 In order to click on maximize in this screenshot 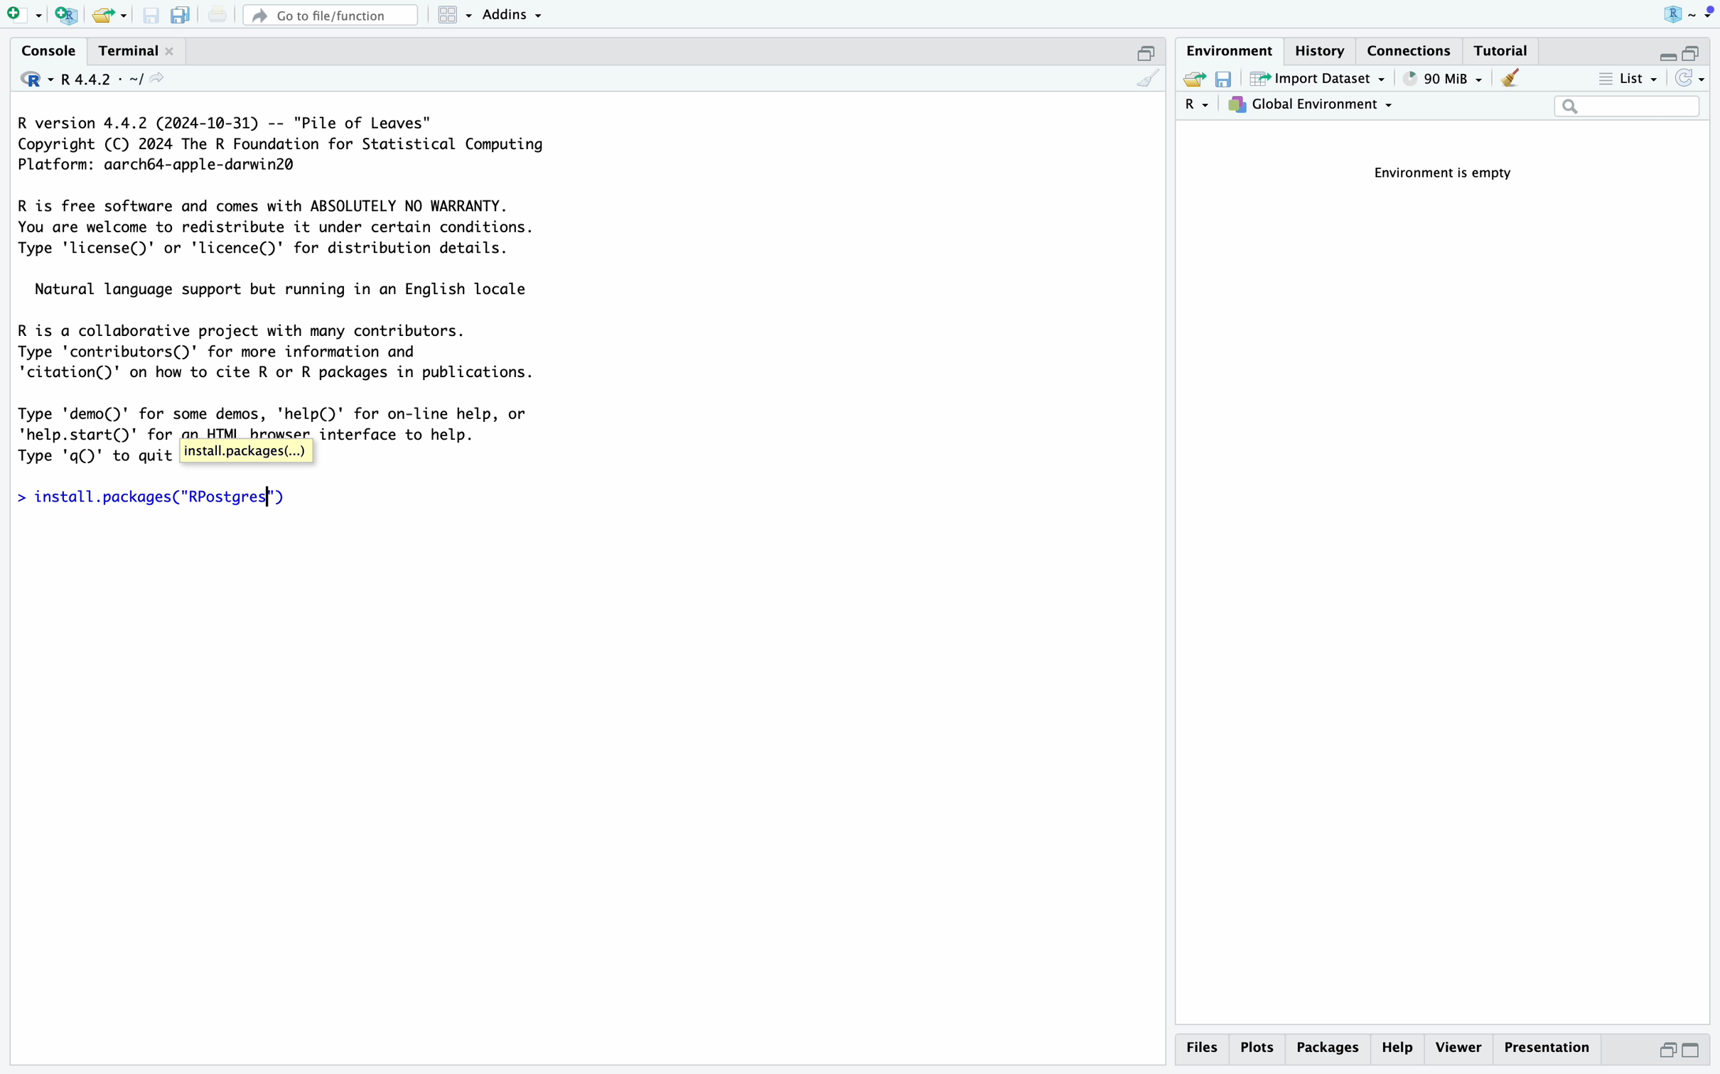, I will do `click(1701, 1052)`.